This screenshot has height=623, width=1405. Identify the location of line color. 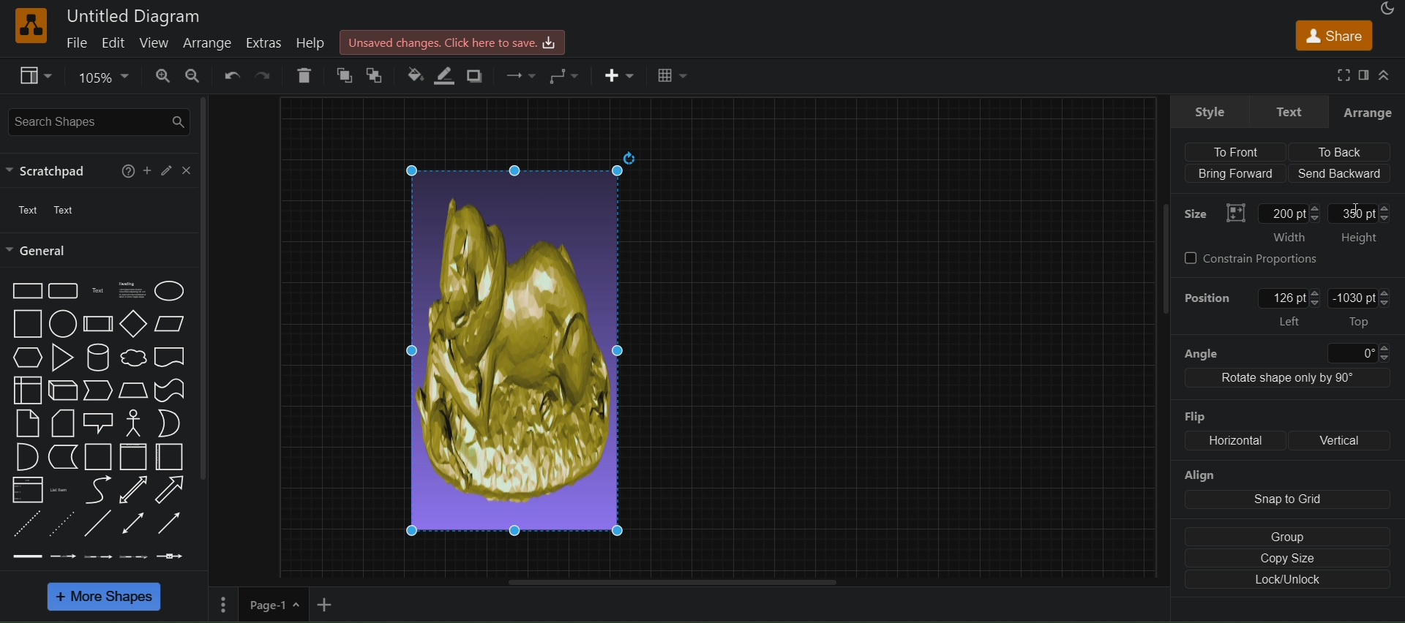
(446, 77).